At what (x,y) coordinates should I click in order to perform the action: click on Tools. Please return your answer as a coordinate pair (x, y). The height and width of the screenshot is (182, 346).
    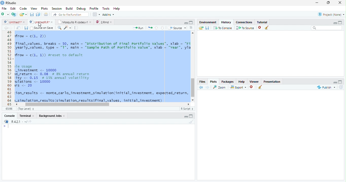
    Looking at the image, I should click on (106, 9).